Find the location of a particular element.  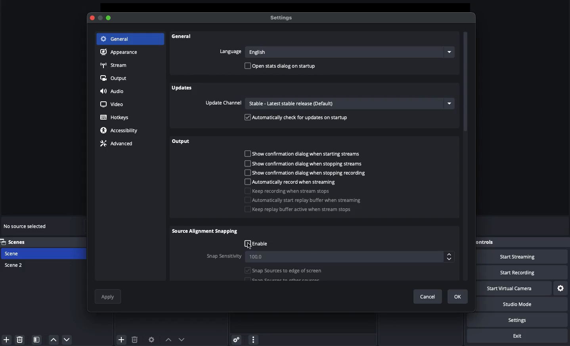

Bugger is located at coordinates (308, 205).